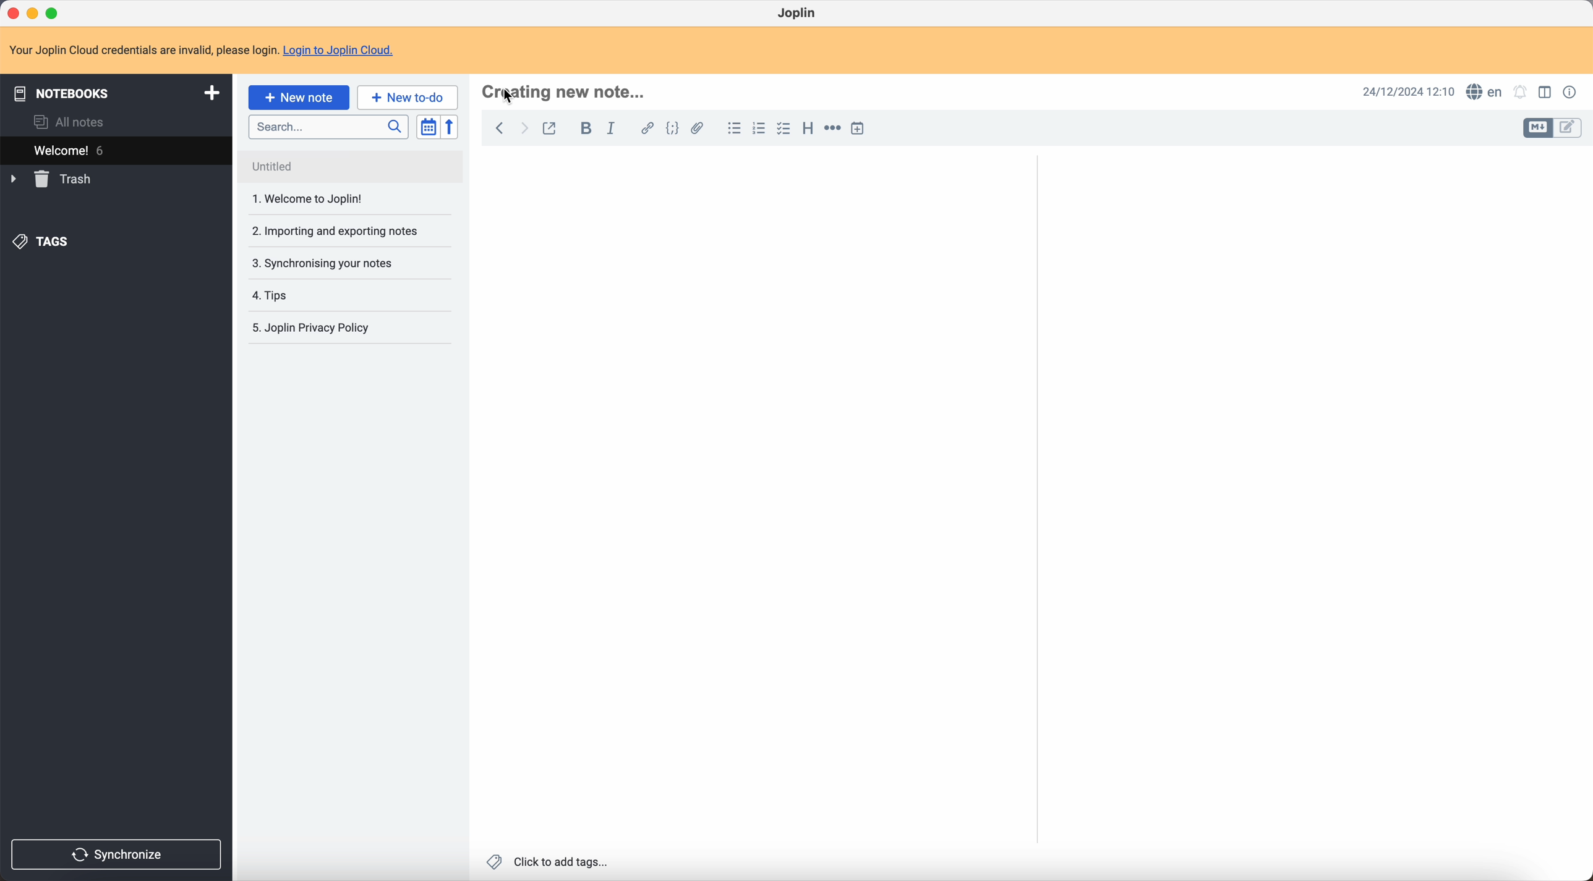 Image resolution: width=1593 pixels, height=881 pixels. What do you see at coordinates (1571, 93) in the screenshot?
I see `note properties` at bounding box center [1571, 93].